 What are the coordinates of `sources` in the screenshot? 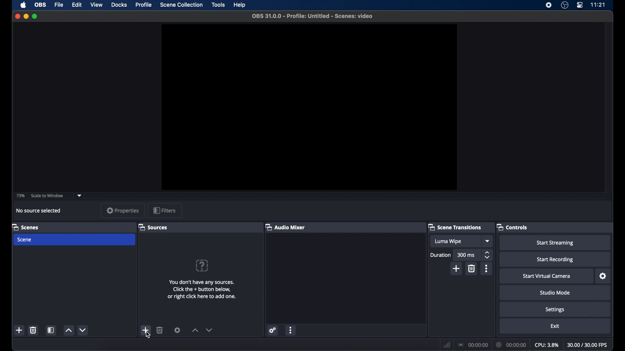 It's located at (153, 227).